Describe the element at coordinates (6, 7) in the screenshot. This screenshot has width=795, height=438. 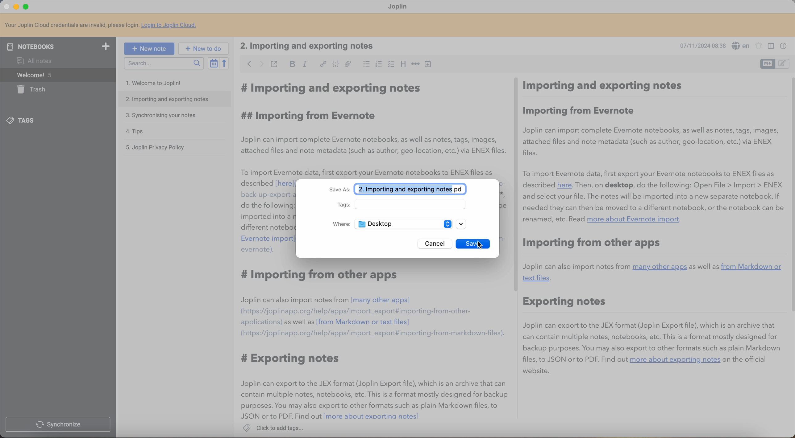
I see `close Joplin` at that location.